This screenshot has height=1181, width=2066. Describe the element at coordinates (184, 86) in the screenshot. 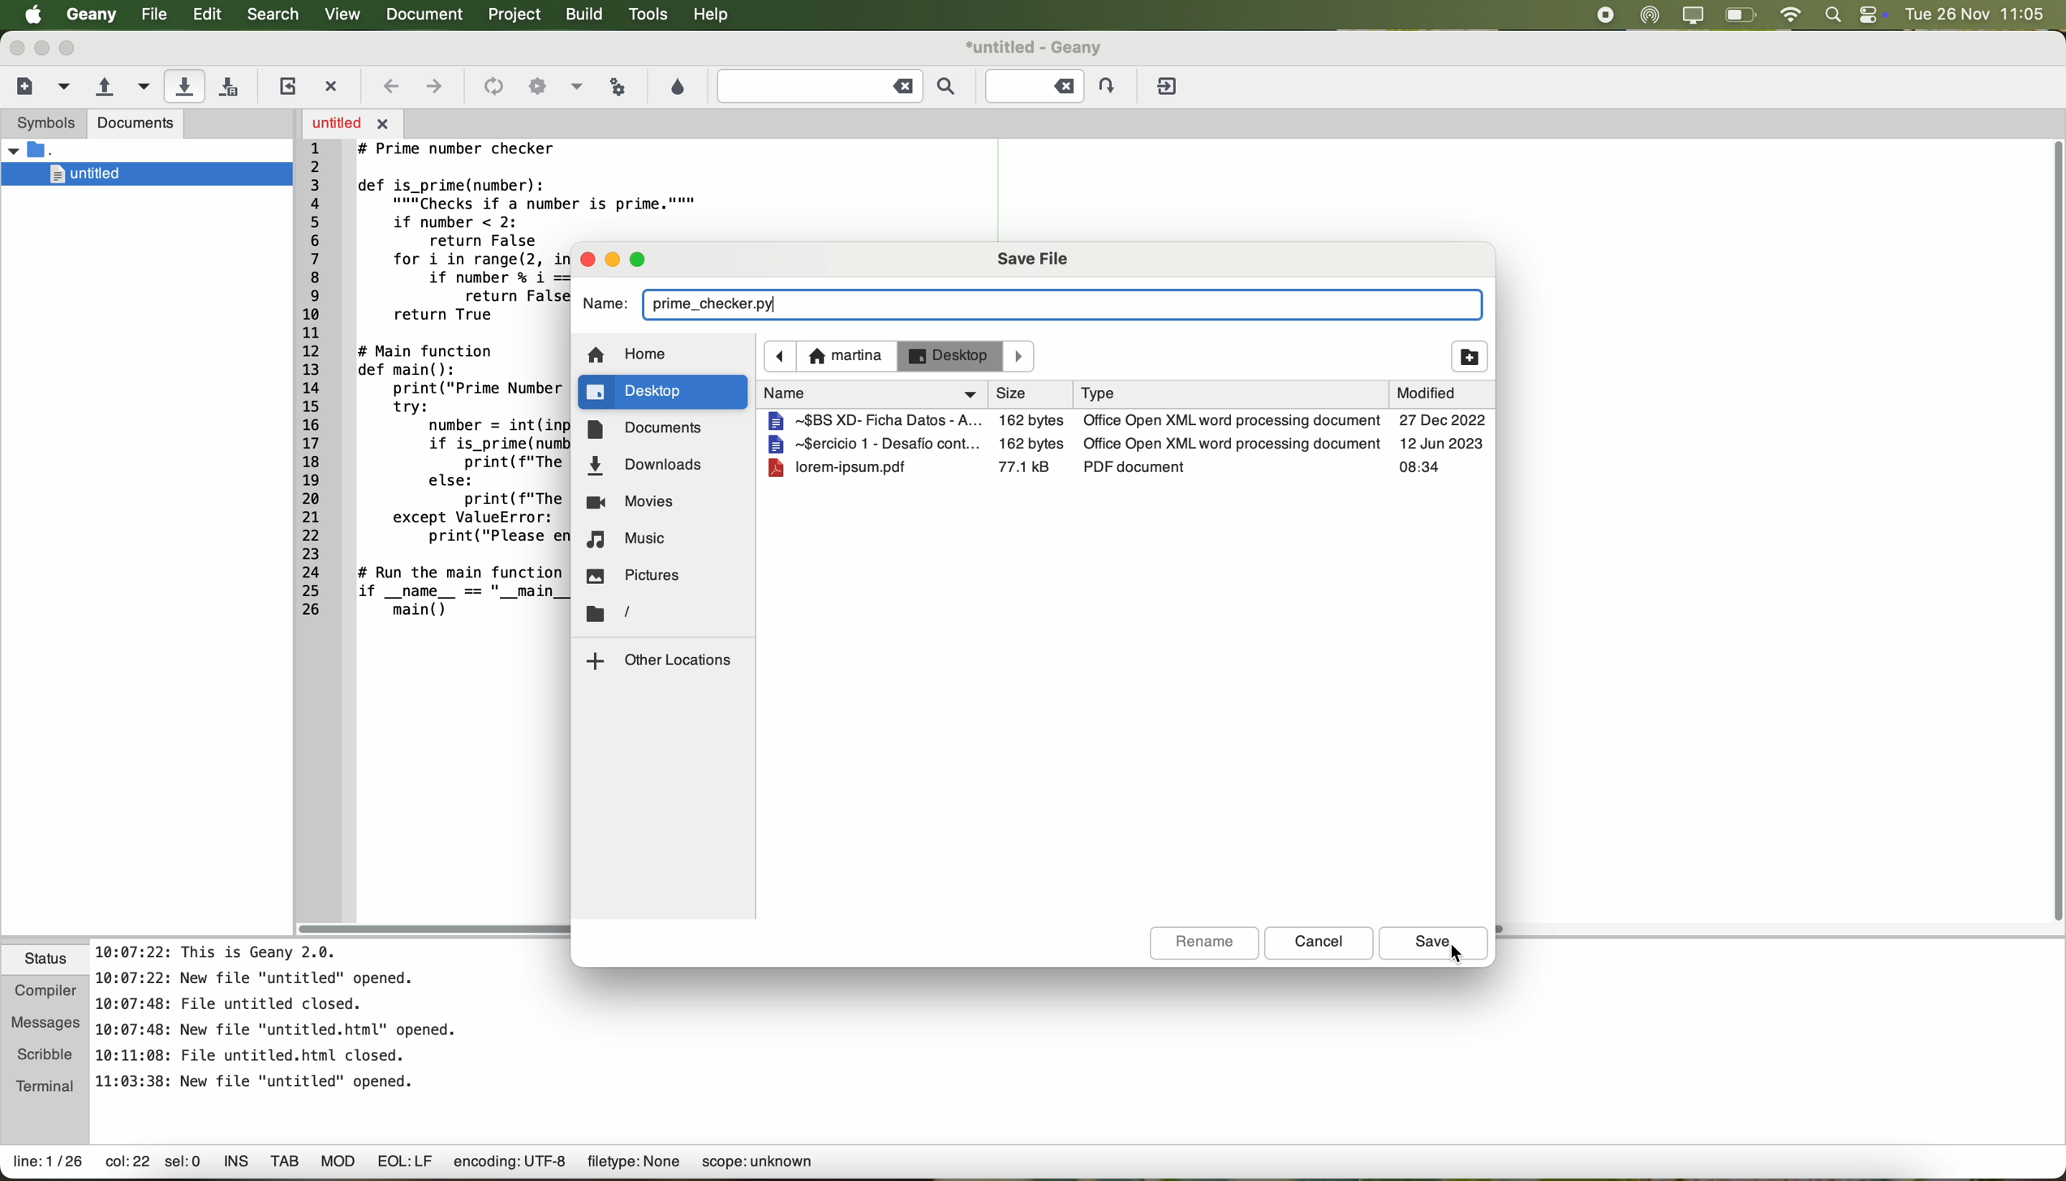

I see `click on save the current file` at that location.